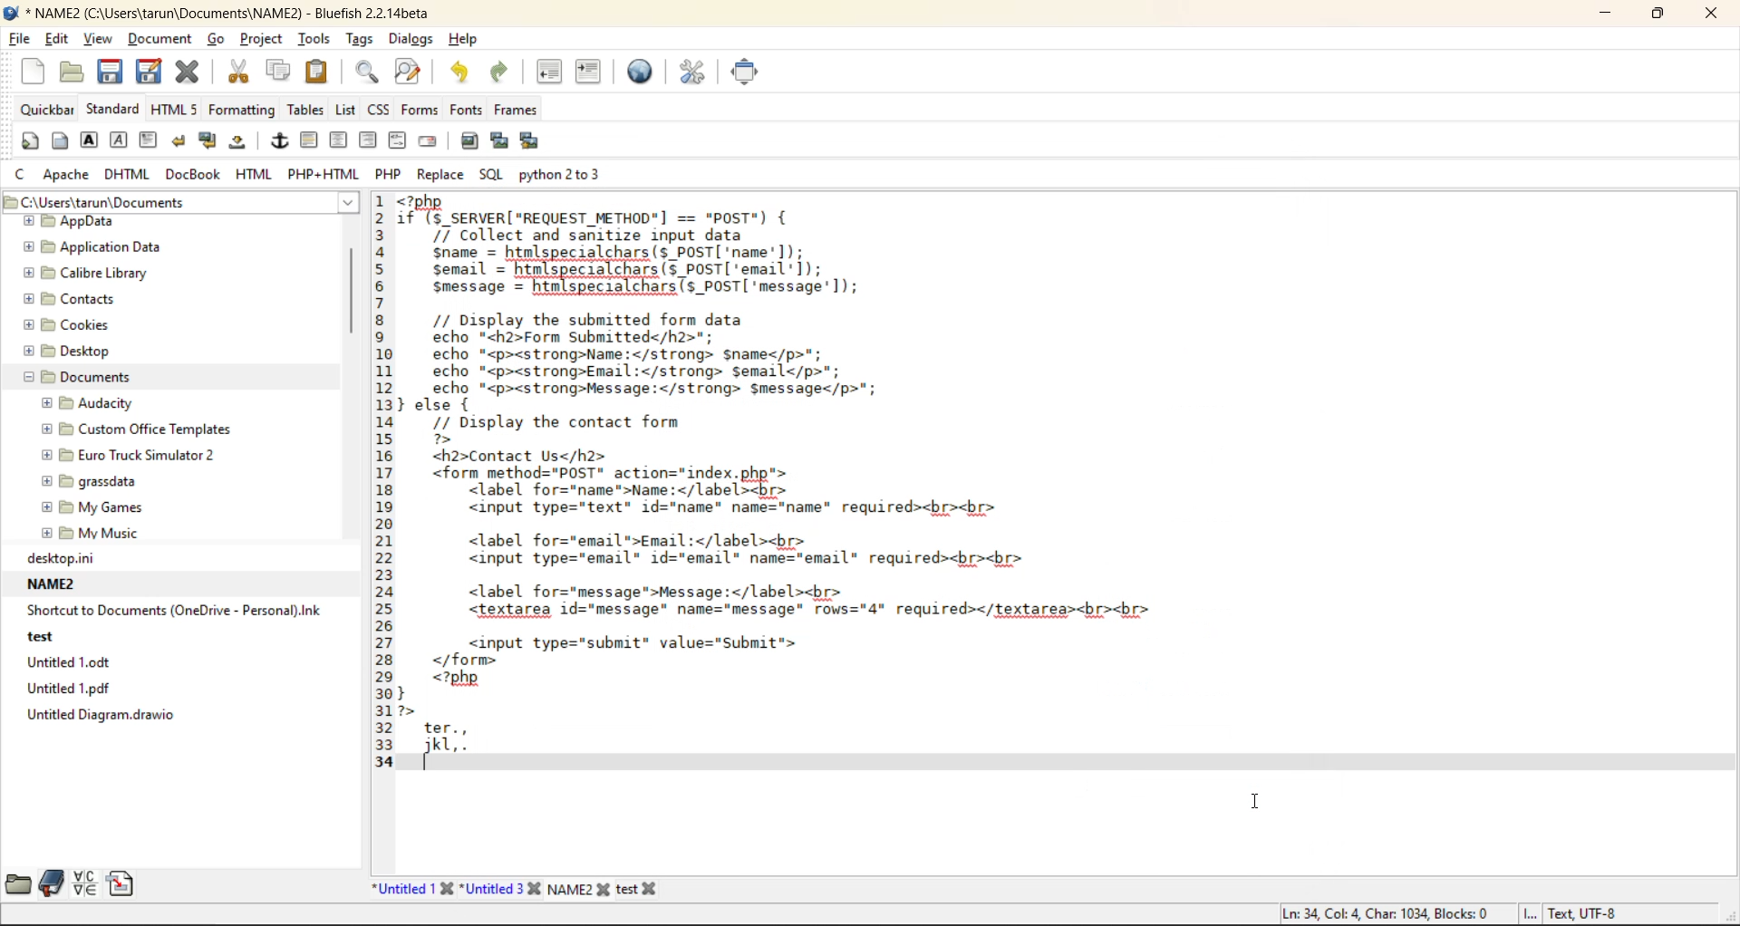 This screenshot has height=926, width=1740. Describe the element at coordinates (19, 882) in the screenshot. I see `file browser` at that location.